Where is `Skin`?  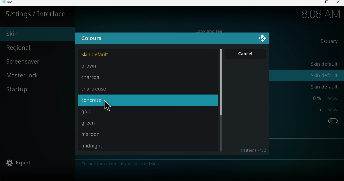 Skin is located at coordinates (307, 39).